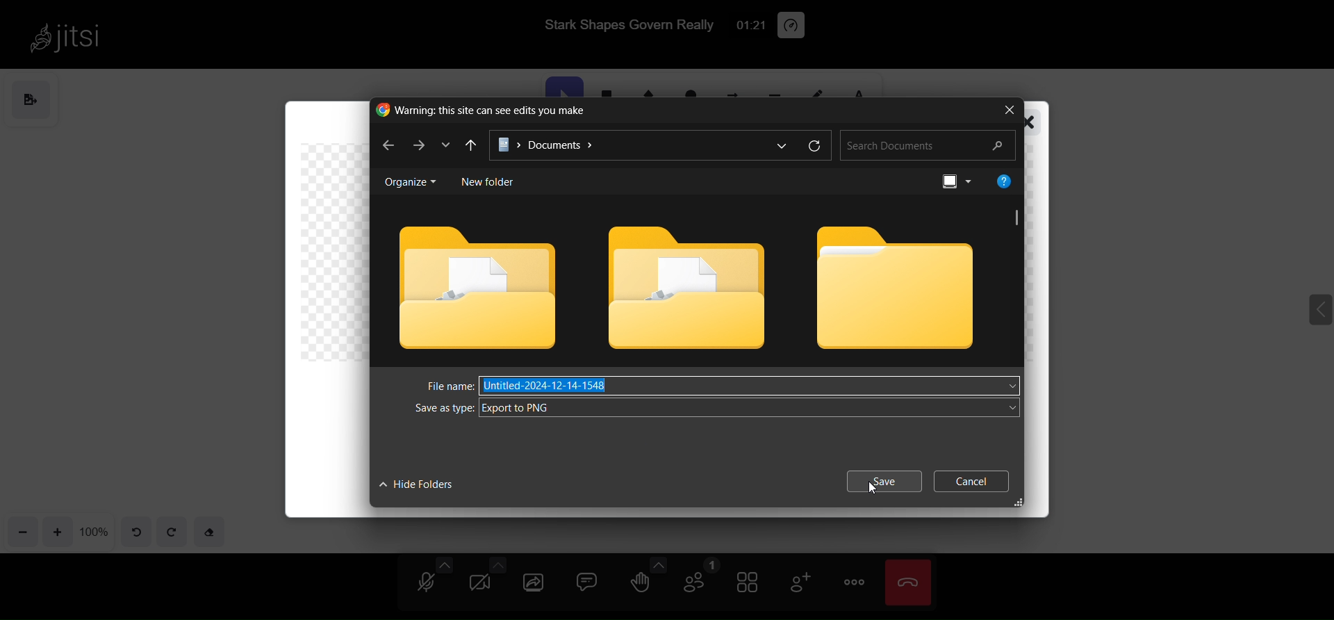 This screenshot has height=620, width=1334. Describe the element at coordinates (624, 24) in the screenshot. I see `Stark Shapes Govern Really` at that location.